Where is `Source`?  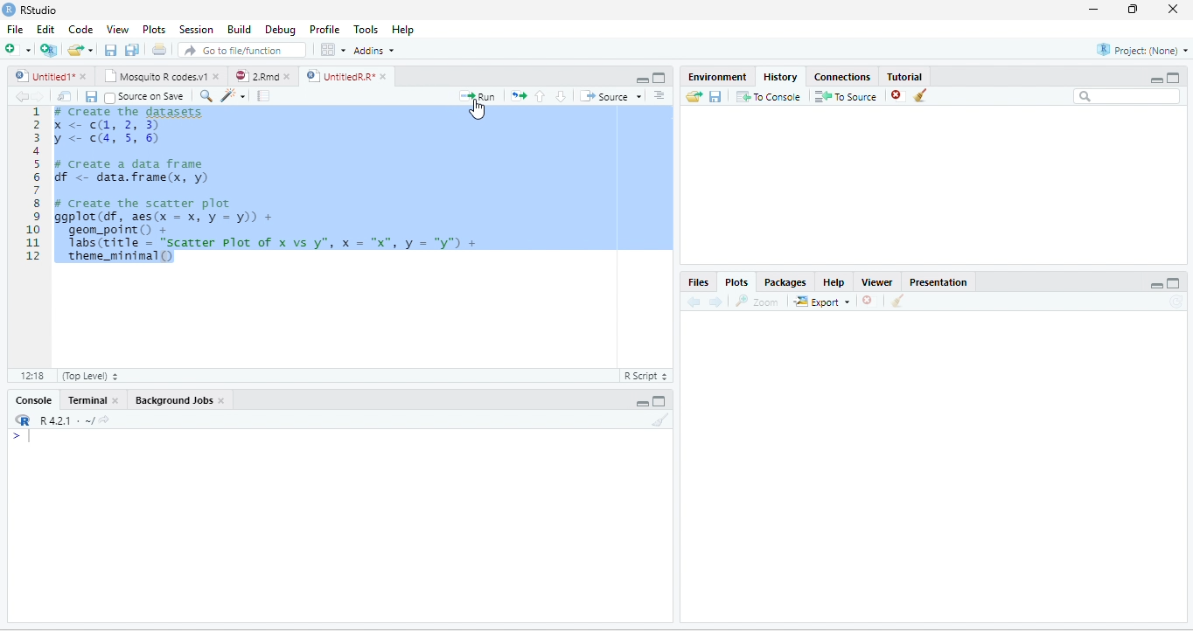 Source is located at coordinates (610, 96).